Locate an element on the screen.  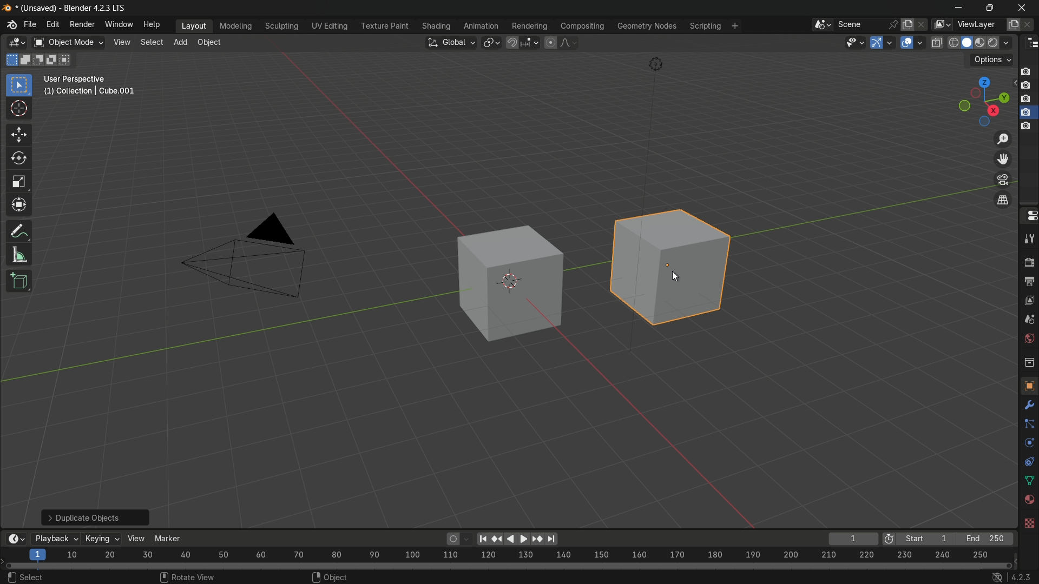
wireframe display is located at coordinates (953, 43).